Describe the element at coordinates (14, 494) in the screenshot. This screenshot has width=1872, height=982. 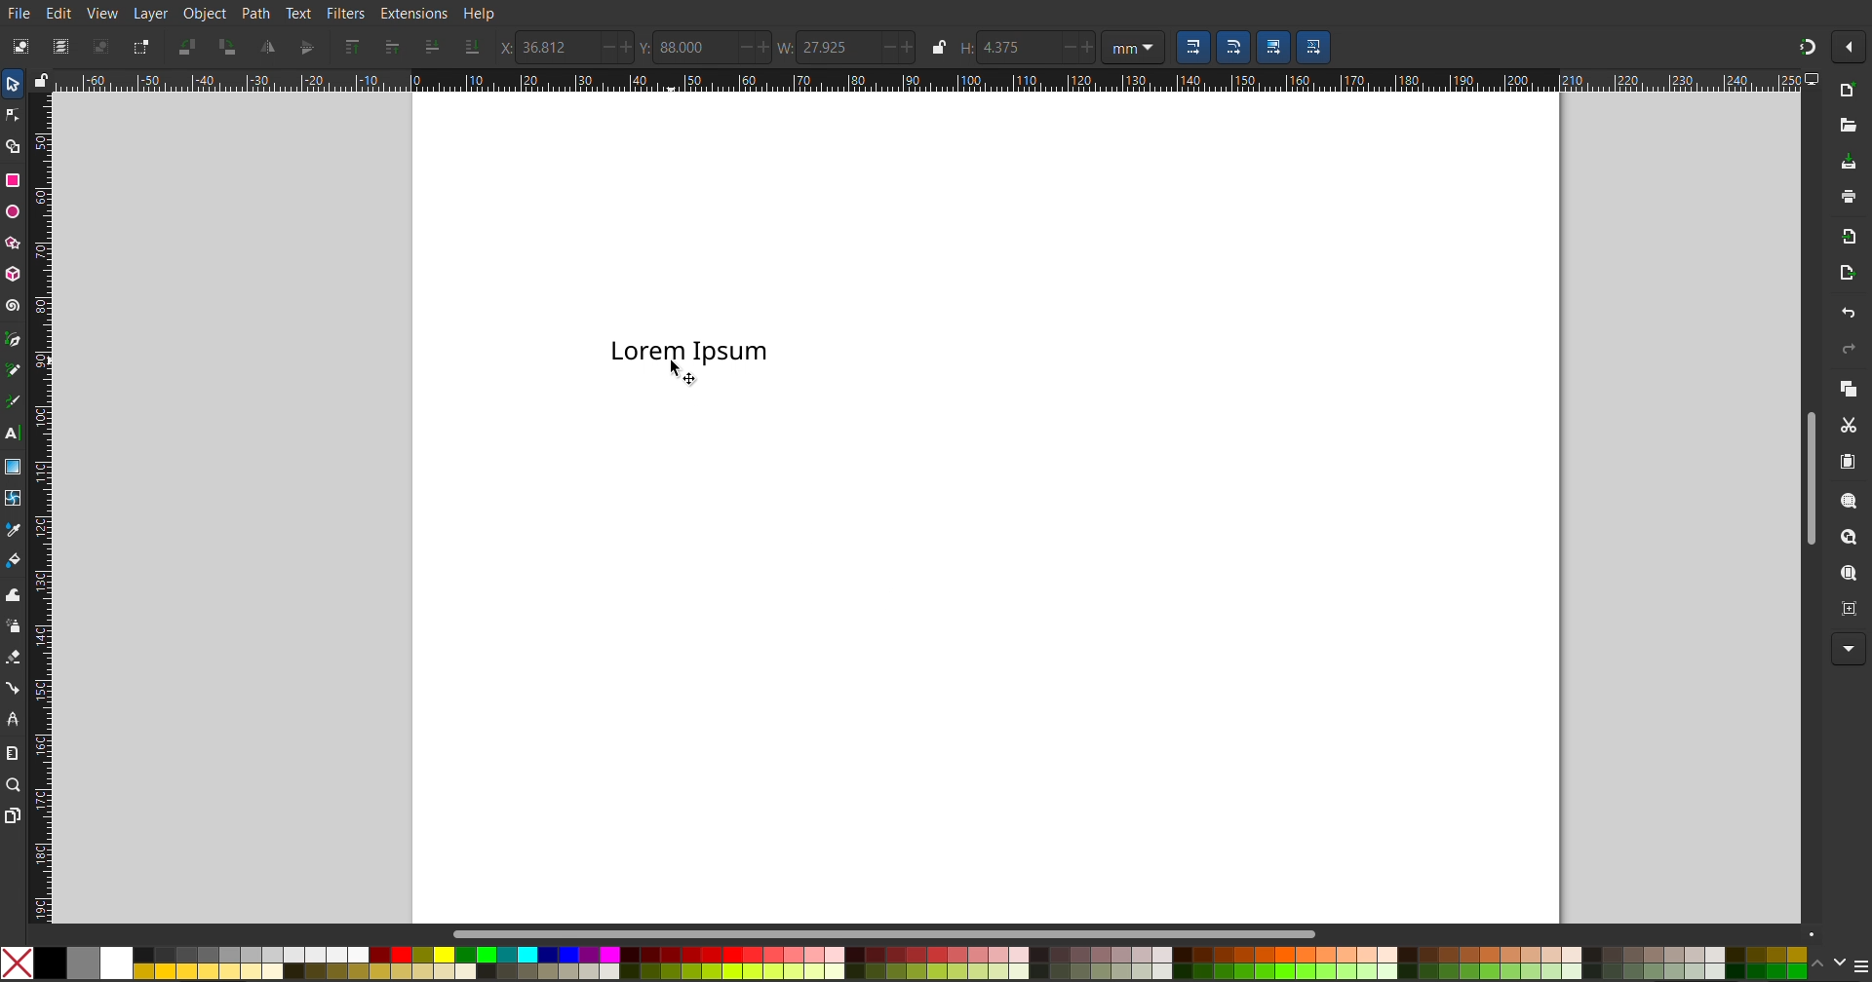
I see `Mesh Tool` at that location.